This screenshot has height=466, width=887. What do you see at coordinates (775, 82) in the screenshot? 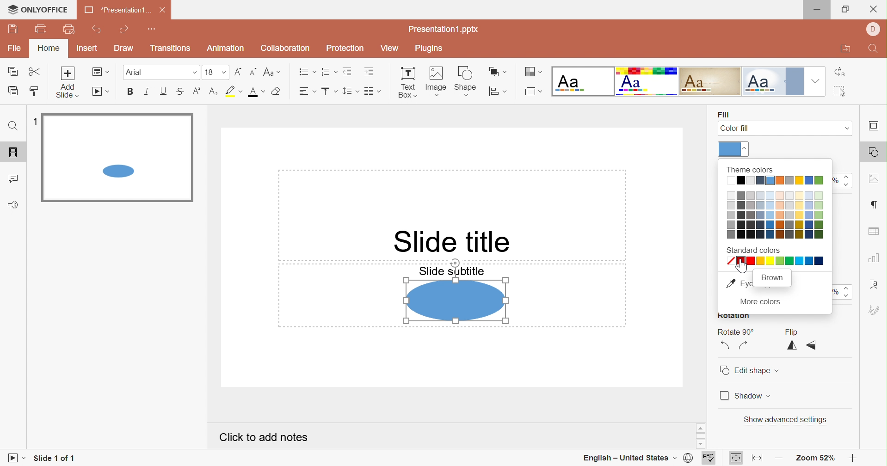
I see `Official` at bounding box center [775, 82].